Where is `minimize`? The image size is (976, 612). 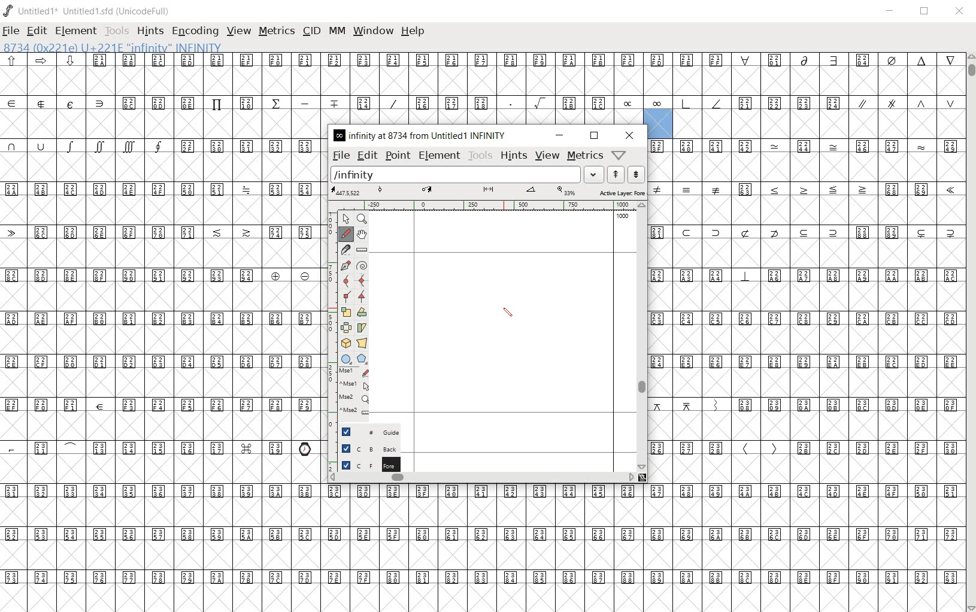
minimize is located at coordinates (890, 11).